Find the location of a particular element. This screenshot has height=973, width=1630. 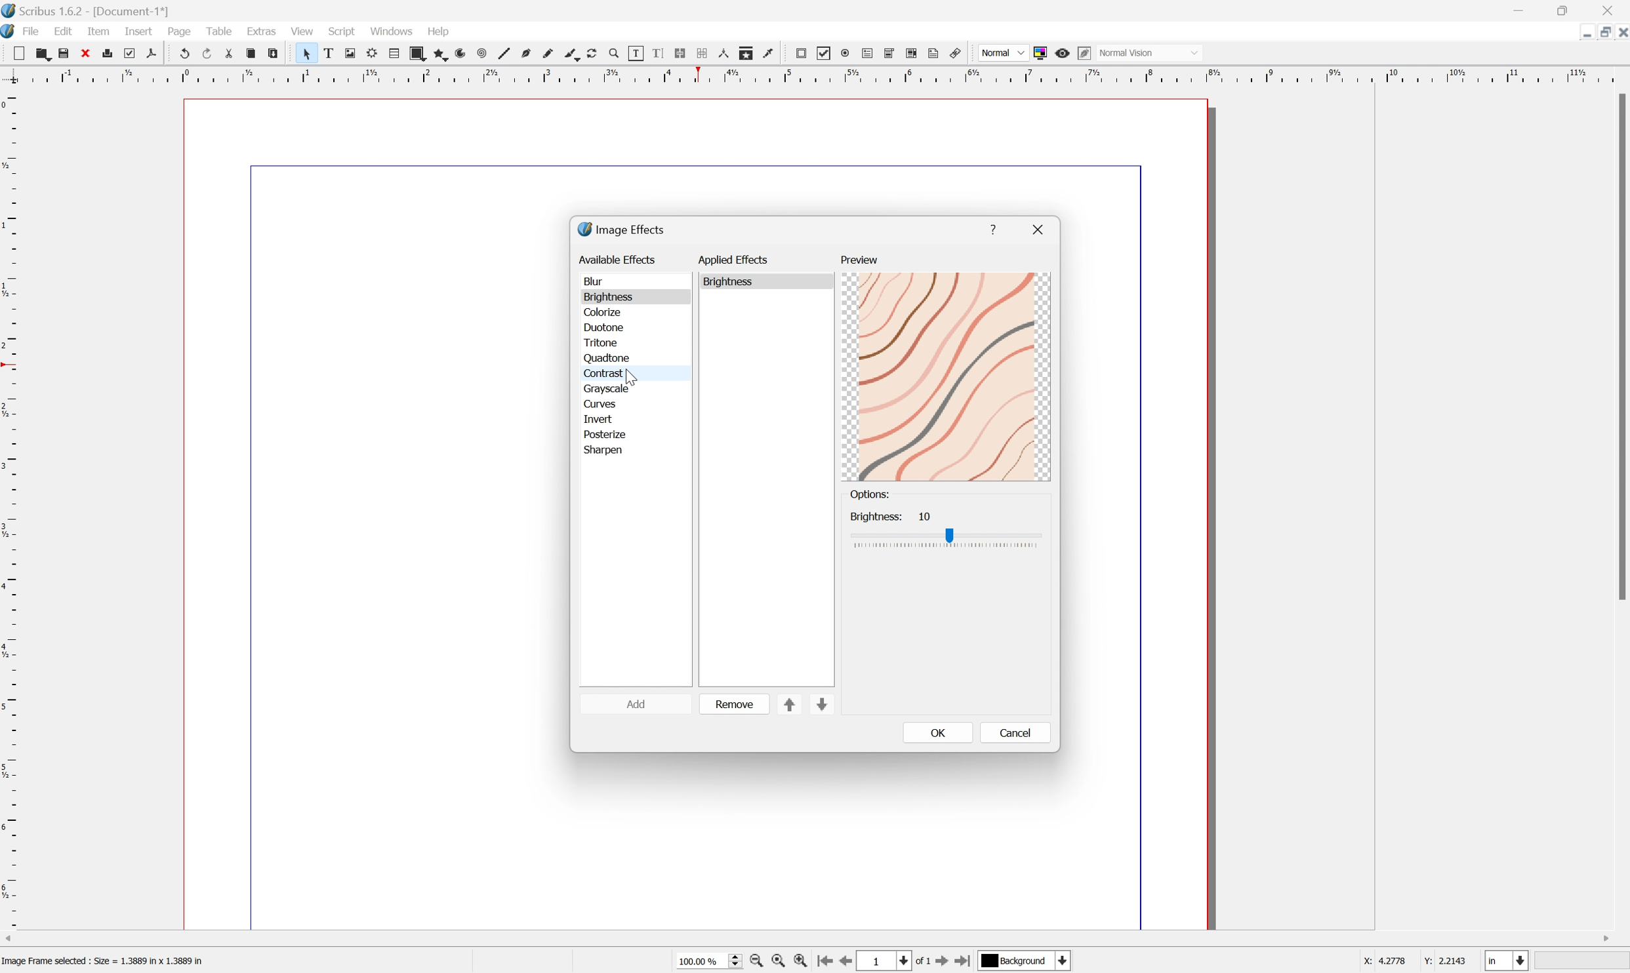

applied effects is located at coordinates (735, 257).